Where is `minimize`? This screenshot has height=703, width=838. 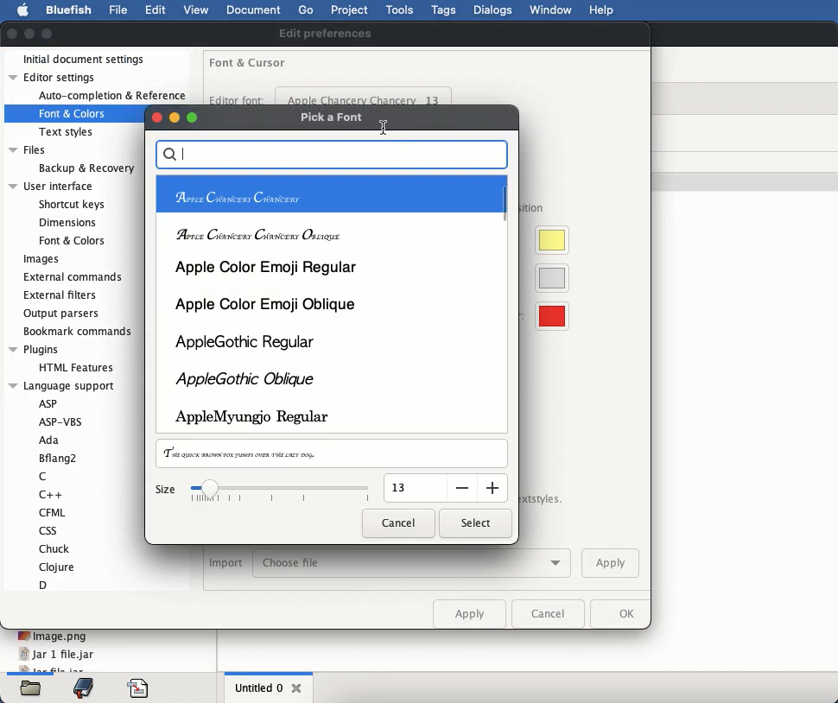 minimize is located at coordinates (29, 34).